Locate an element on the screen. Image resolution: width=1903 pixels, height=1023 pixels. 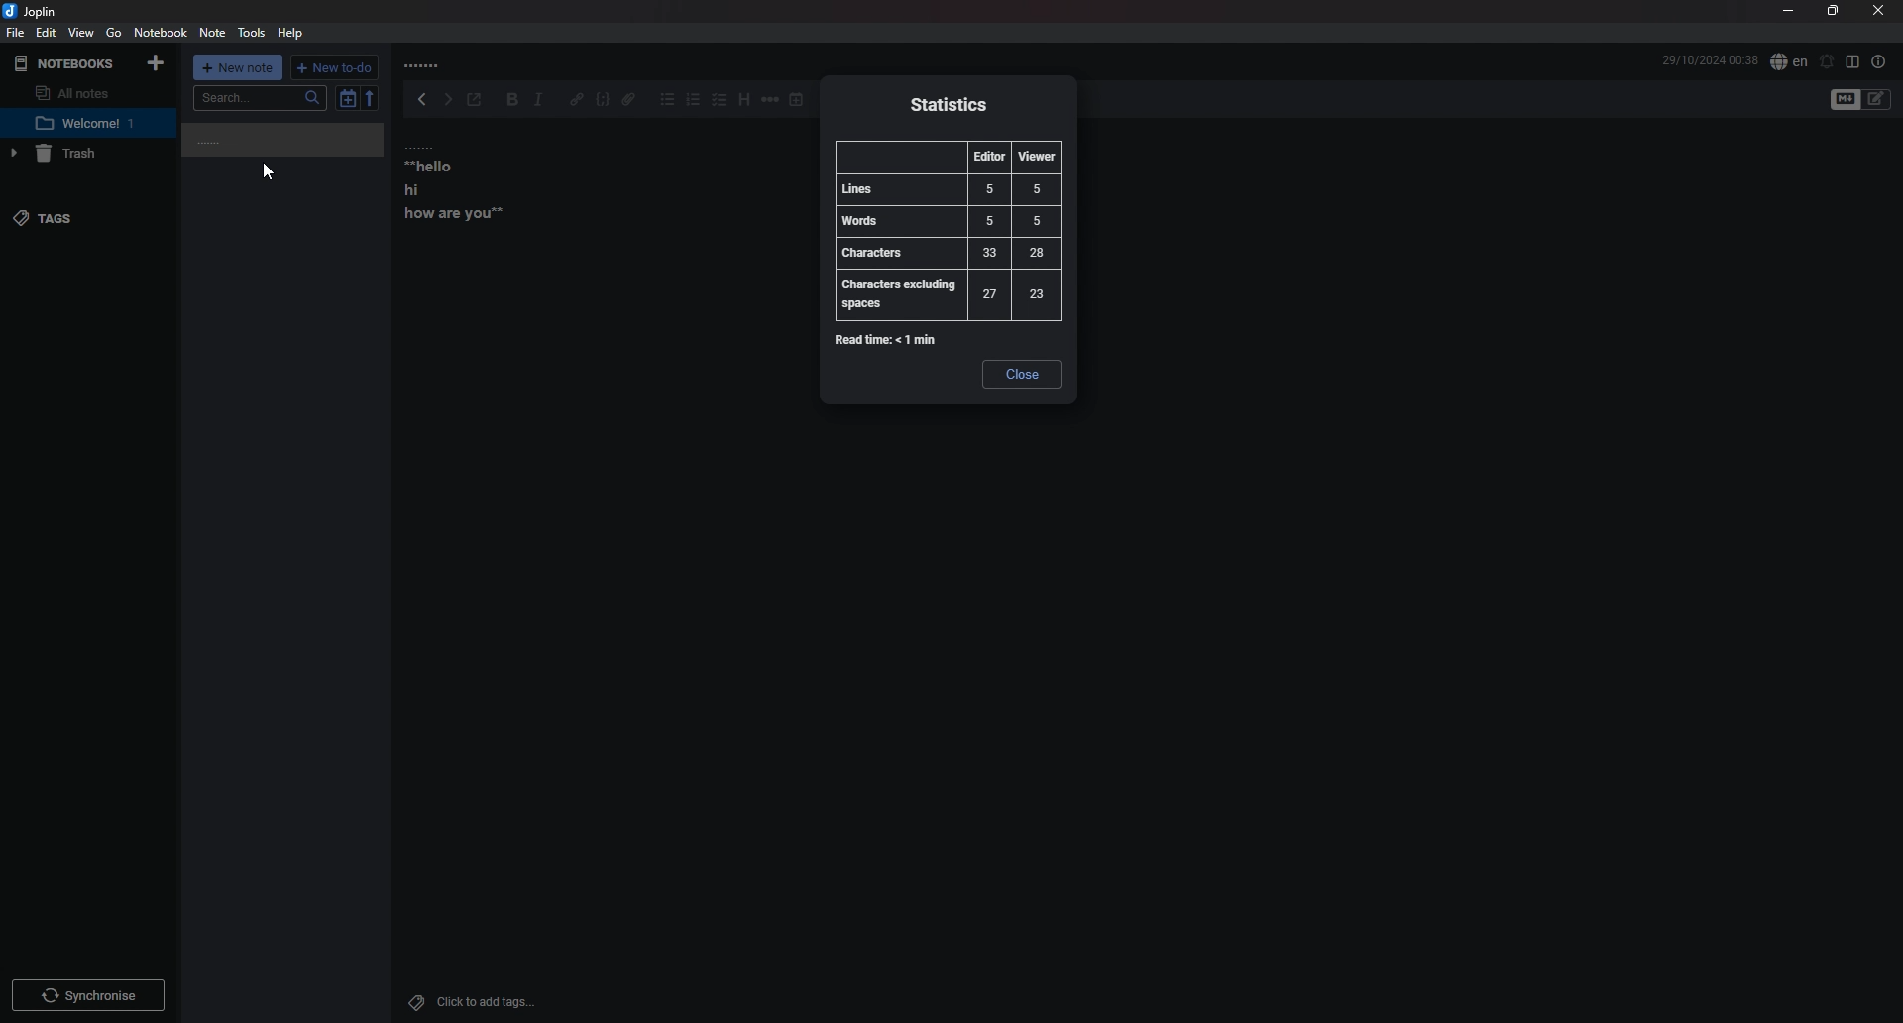
Horizontal rule is located at coordinates (770, 100).